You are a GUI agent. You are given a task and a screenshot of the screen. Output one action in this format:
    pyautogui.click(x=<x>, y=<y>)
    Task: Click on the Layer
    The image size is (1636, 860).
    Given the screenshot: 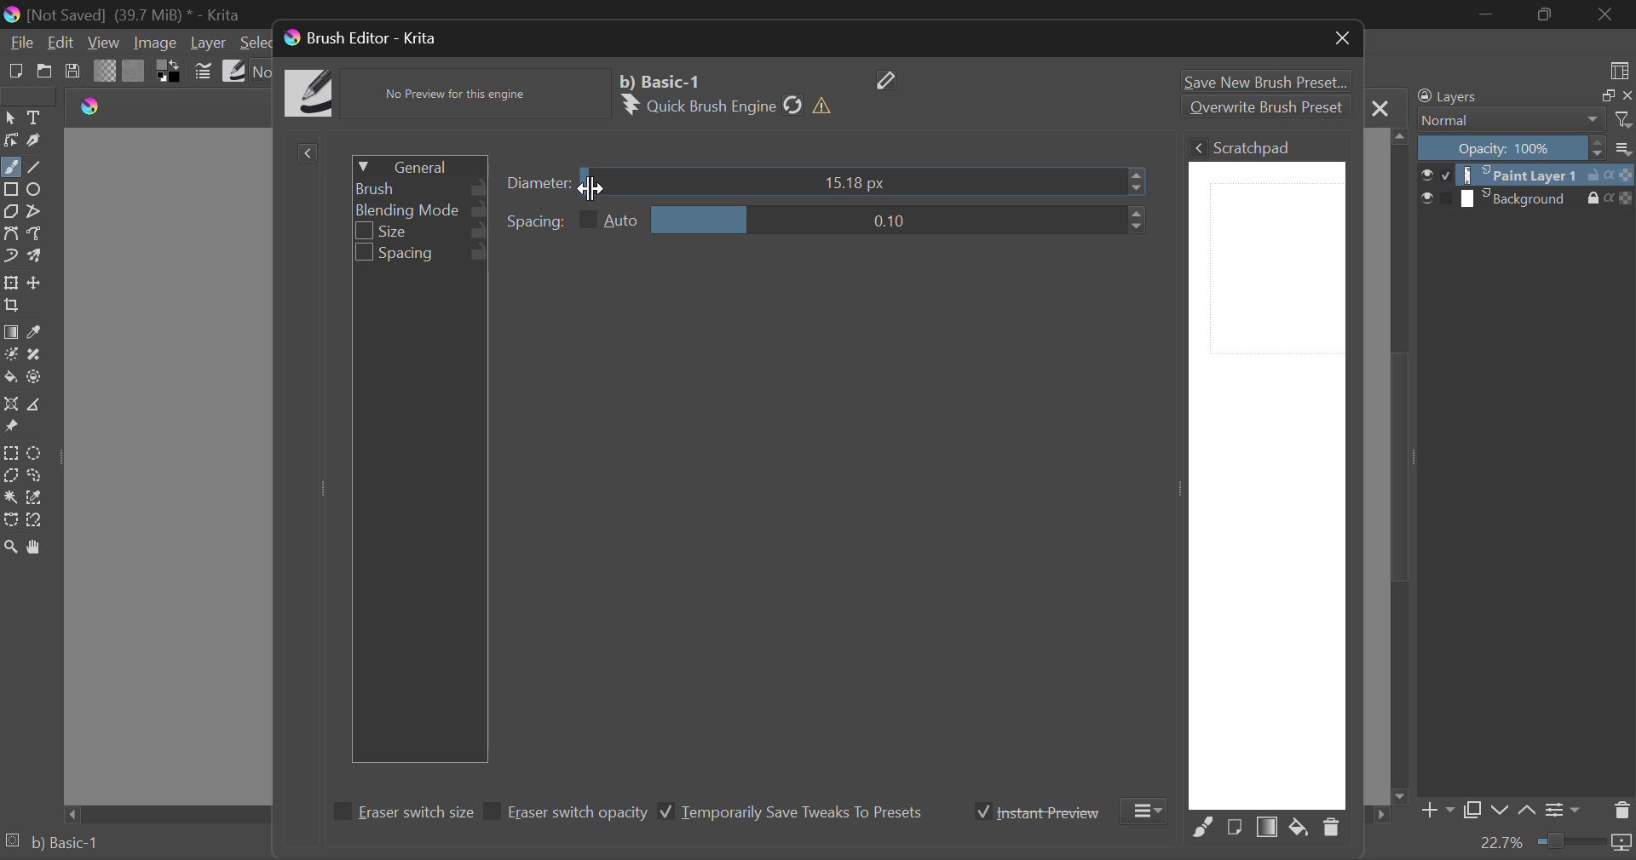 What is the action you would take?
    pyautogui.click(x=209, y=44)
    